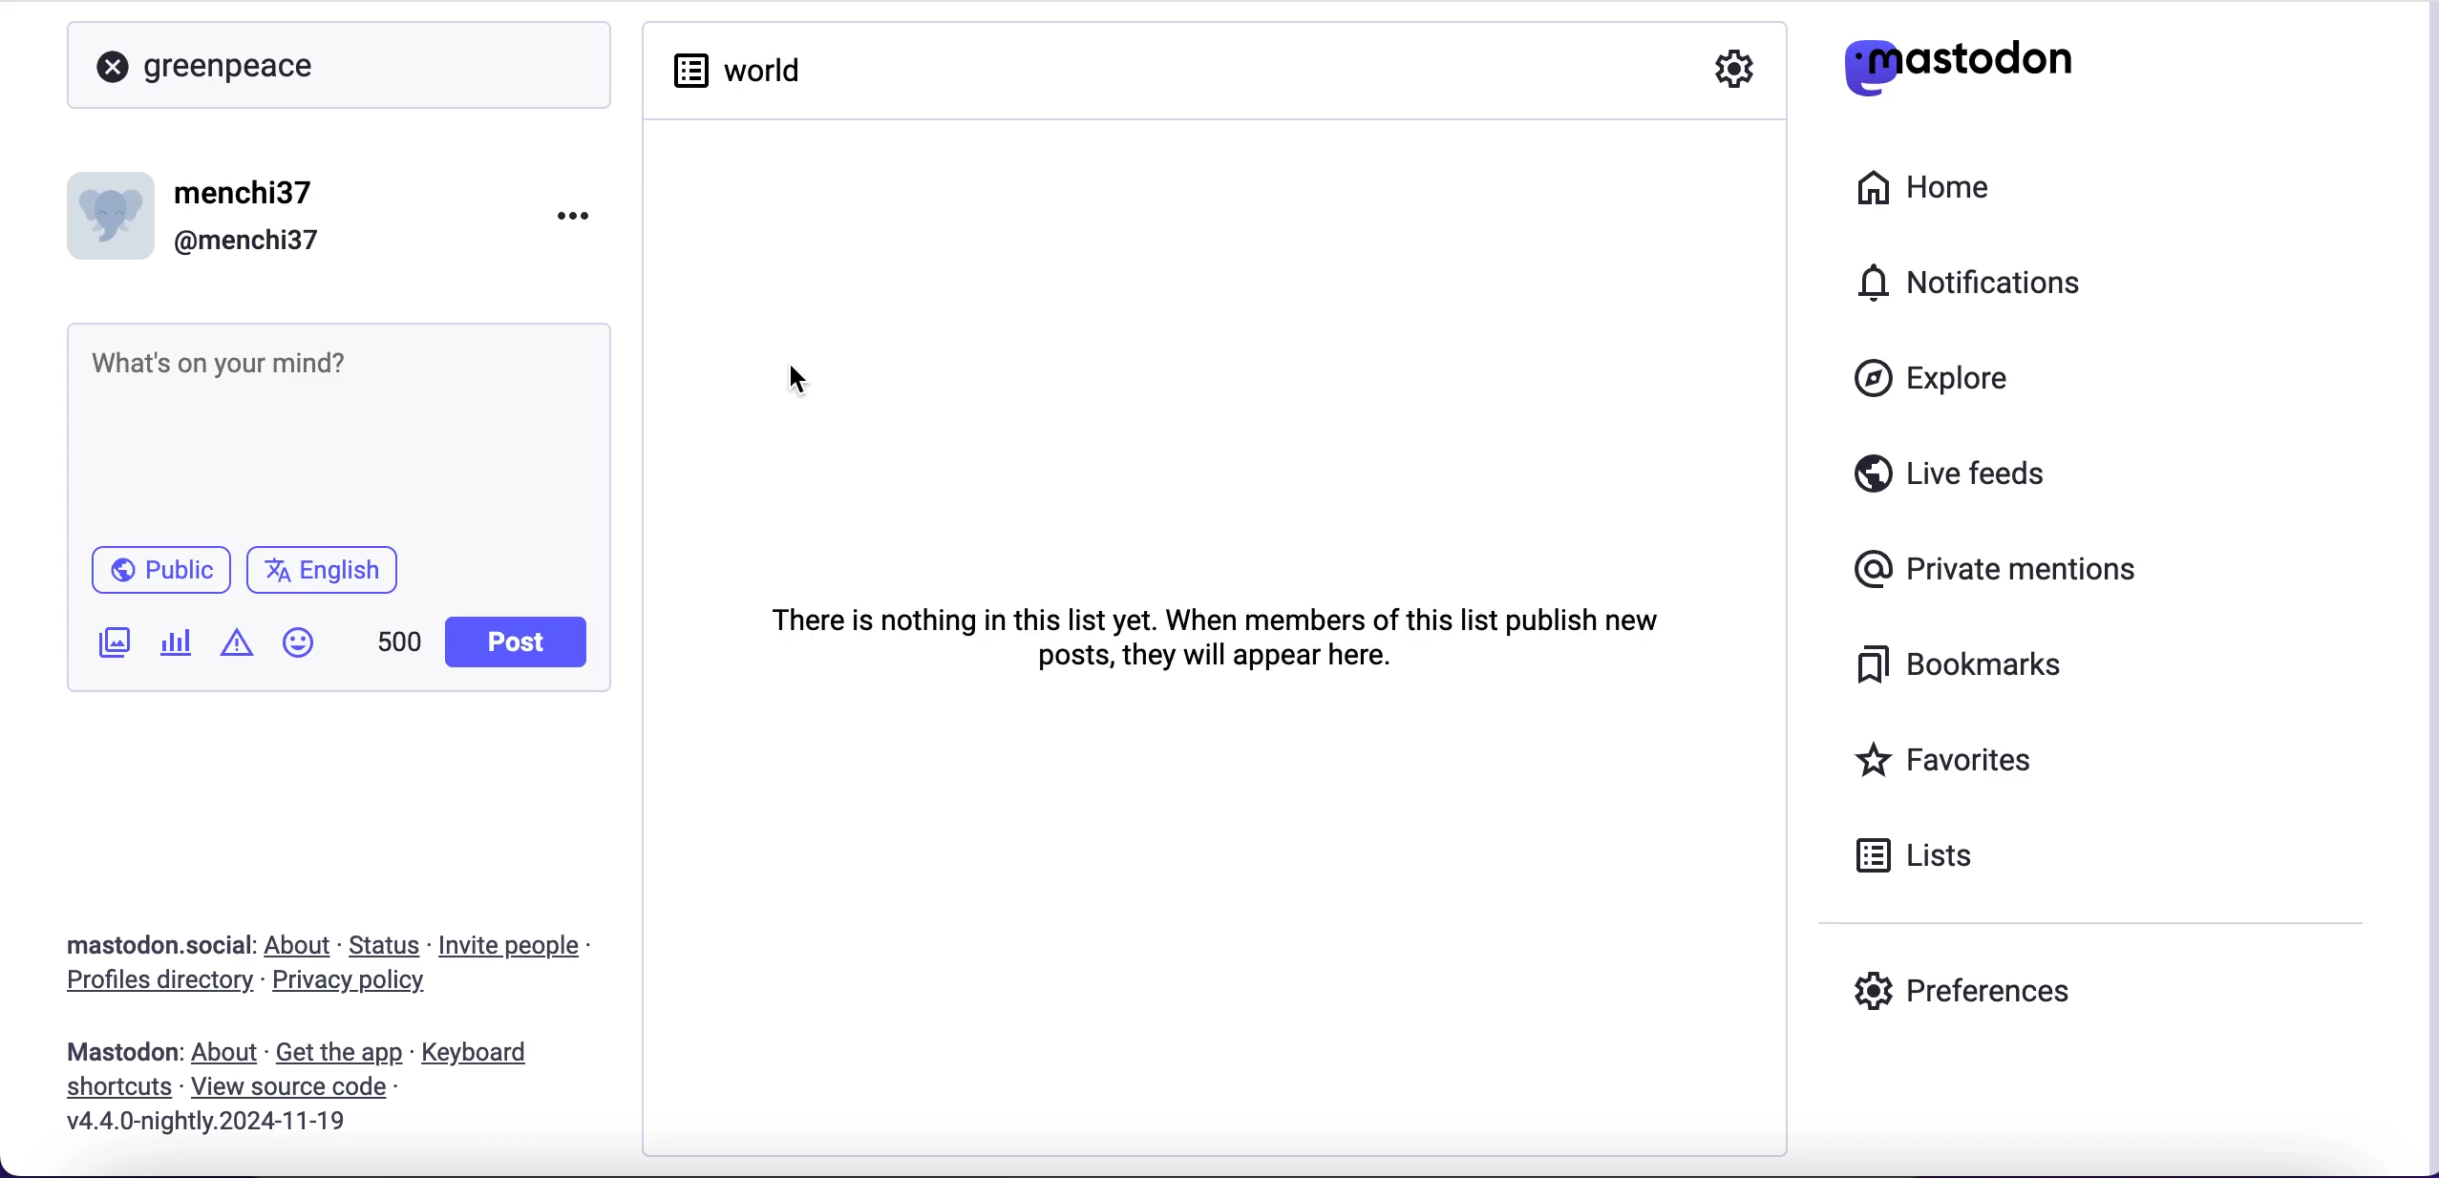 The height and width of the screenshot is (1178, 2439). Describe the element at coordinates (520, 946) in the screenshot. I see `invite people` at that location.